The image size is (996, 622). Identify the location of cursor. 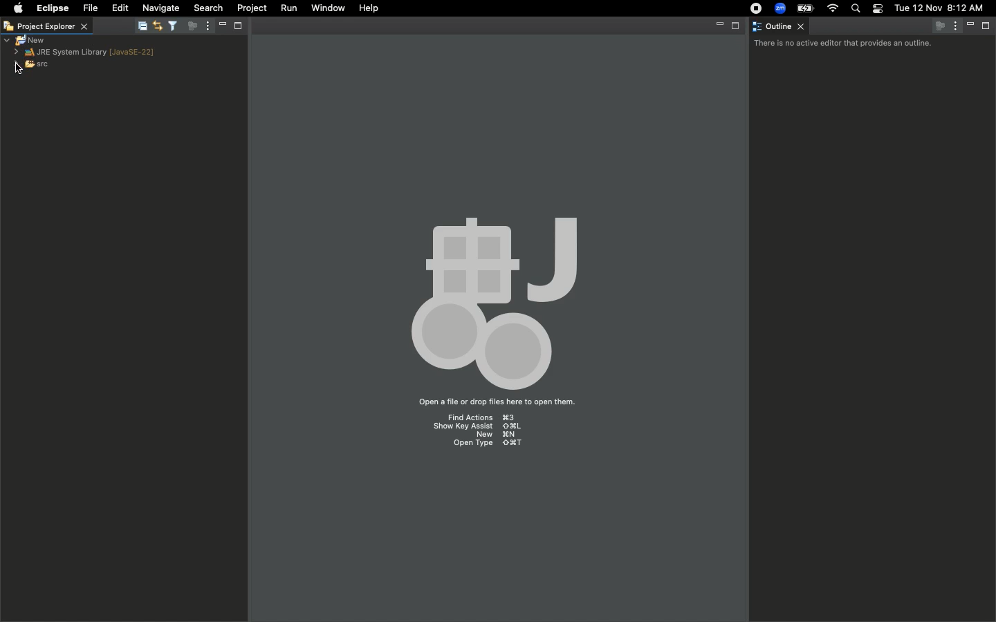
(18, 68).